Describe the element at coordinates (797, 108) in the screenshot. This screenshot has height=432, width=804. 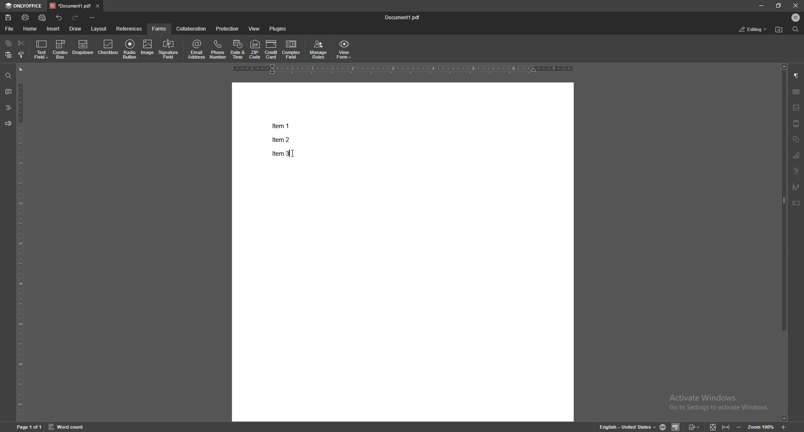
I see `image` at that location.